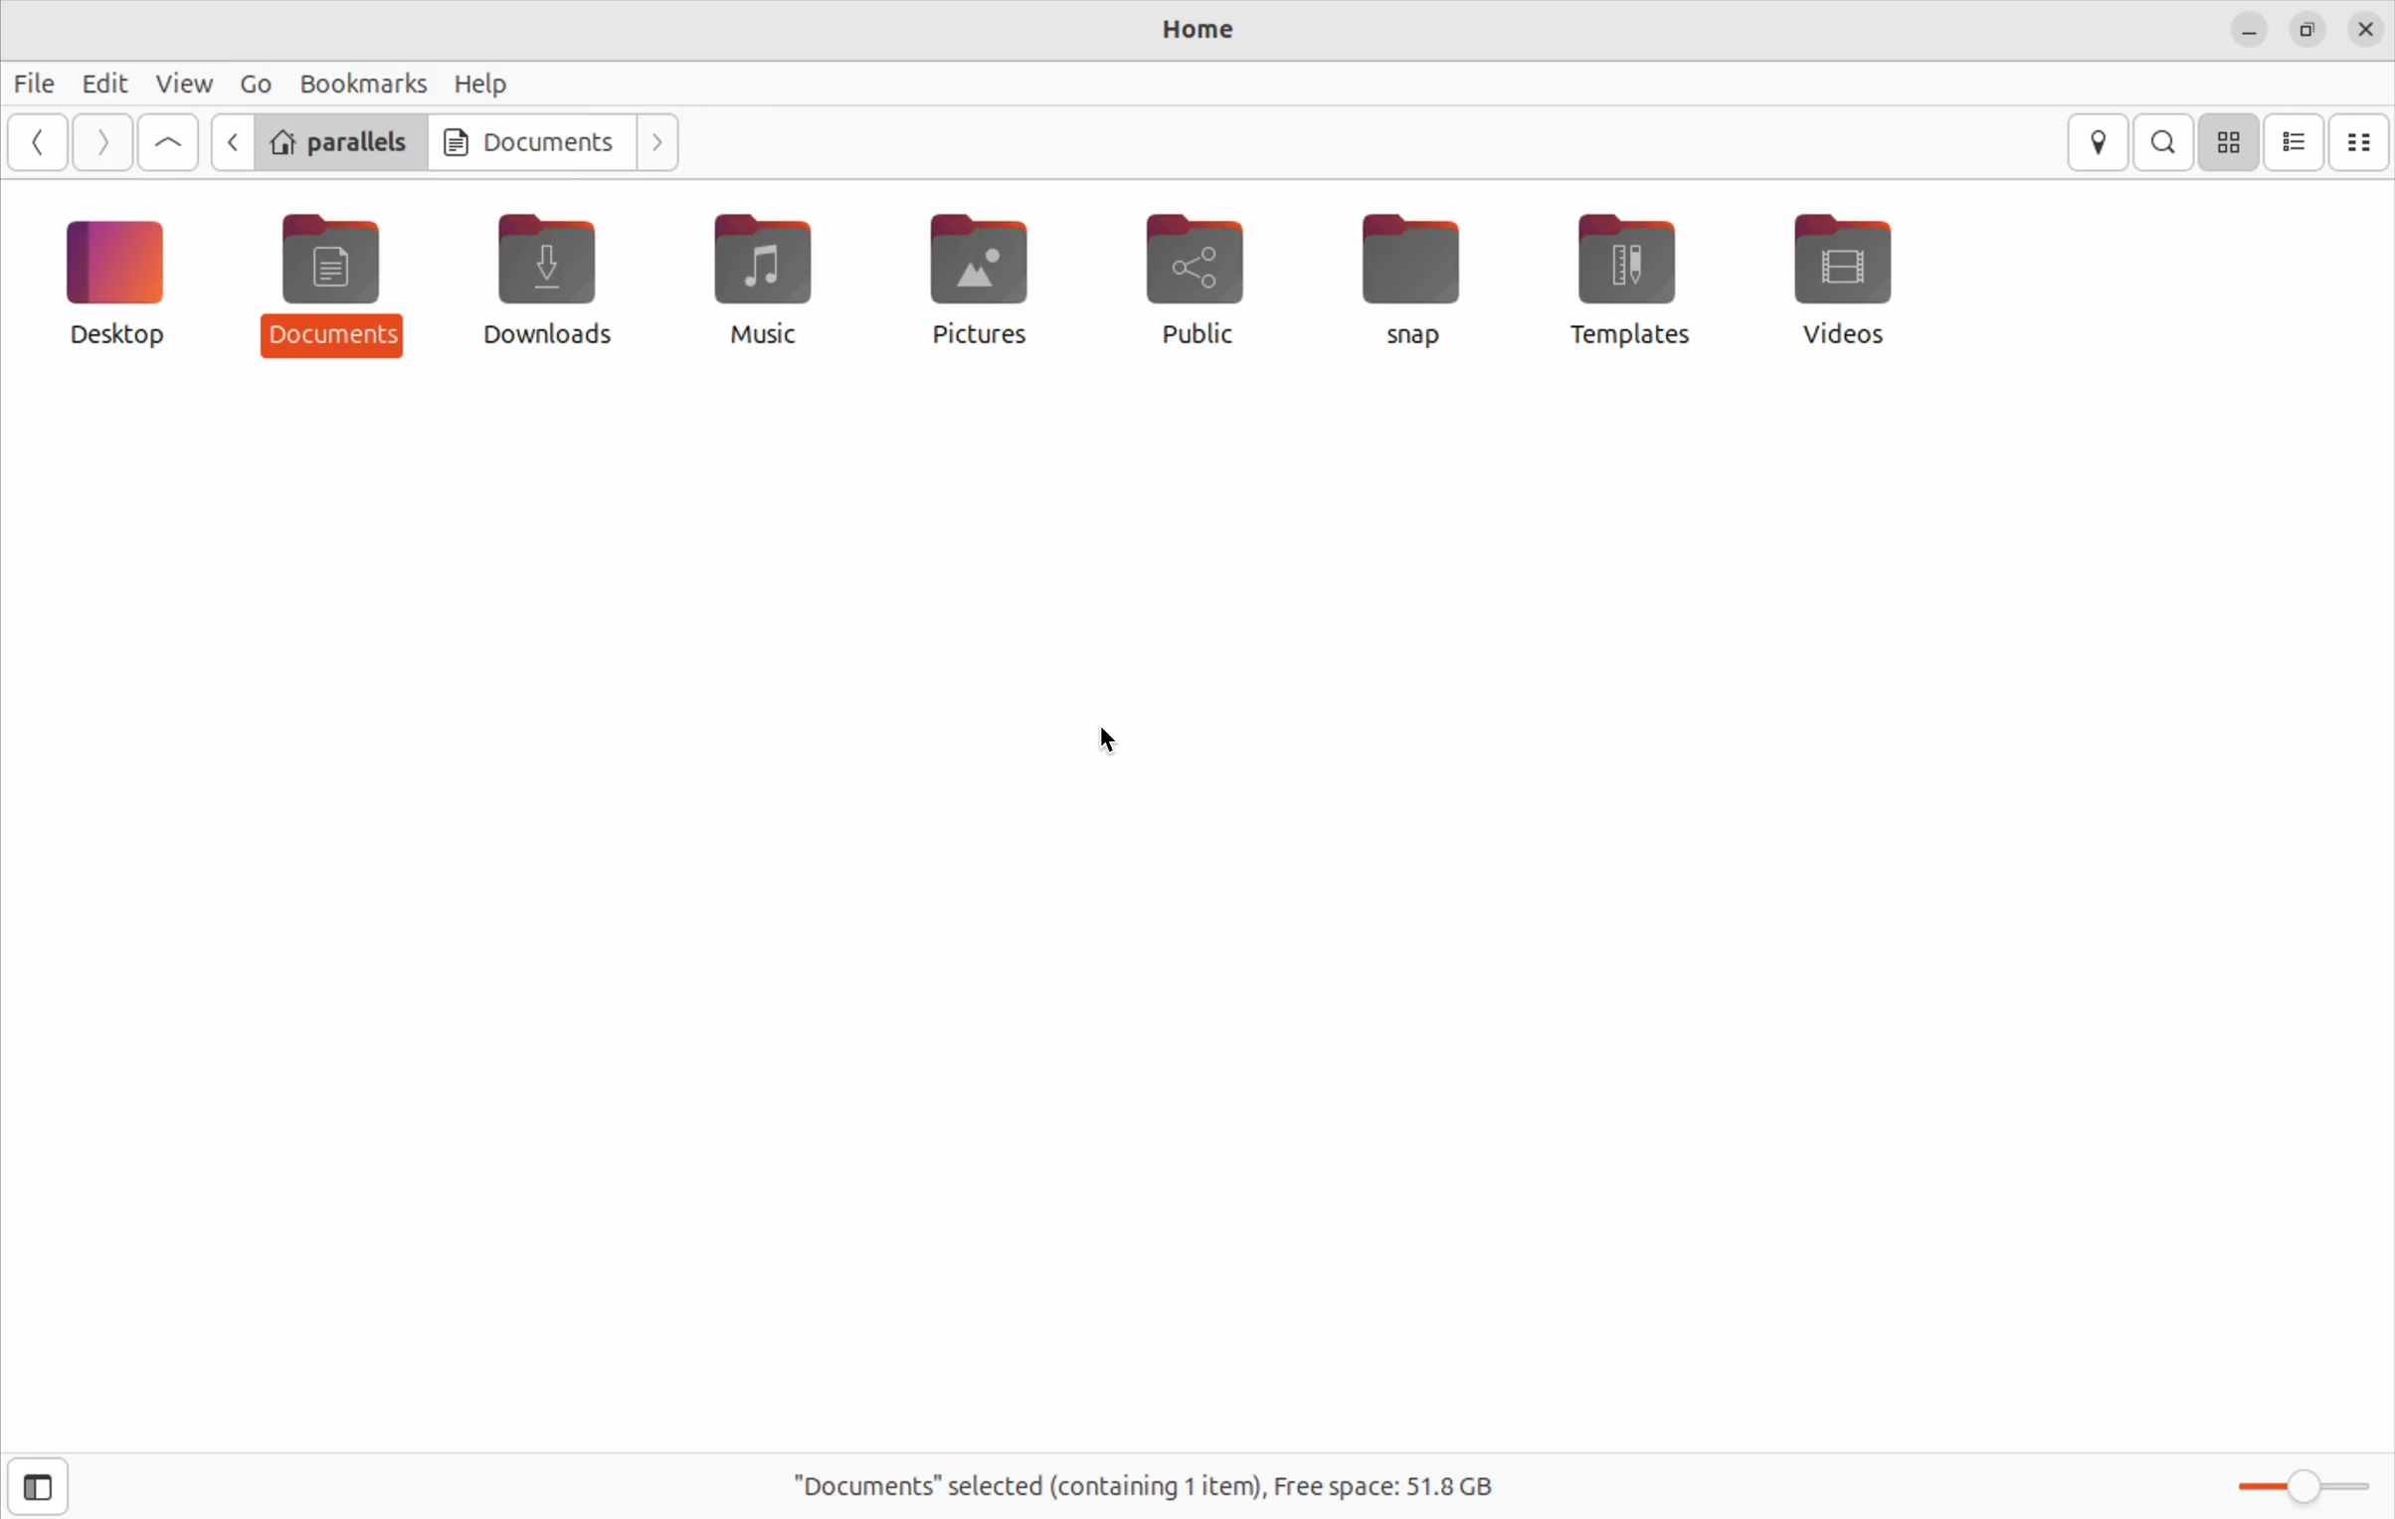  I want to click on go next, so click(97, 139).